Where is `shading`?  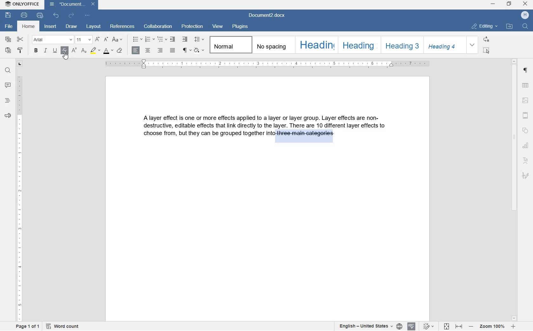 shading is located at coordinates (199, 50).